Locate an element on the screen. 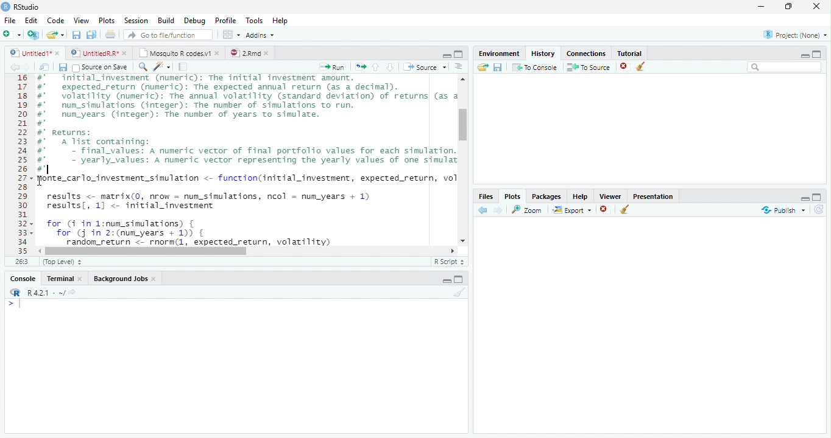 The image size is (831, 438). Show document outline is located at coordinates (459, 68).